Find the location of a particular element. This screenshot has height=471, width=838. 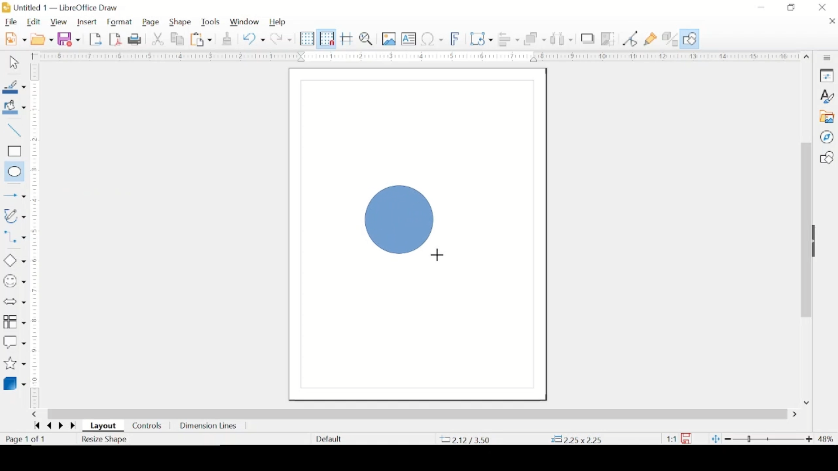

curves and polygons is located at coordinates (14, 216).